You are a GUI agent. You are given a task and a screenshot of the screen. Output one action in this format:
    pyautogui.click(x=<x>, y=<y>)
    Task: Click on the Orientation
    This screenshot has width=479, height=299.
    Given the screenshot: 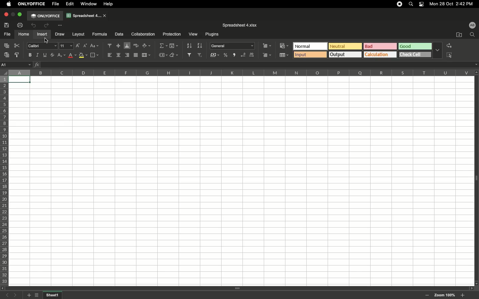 What is the action you would take?
    pyautogui.click(x=147, y=46)
    